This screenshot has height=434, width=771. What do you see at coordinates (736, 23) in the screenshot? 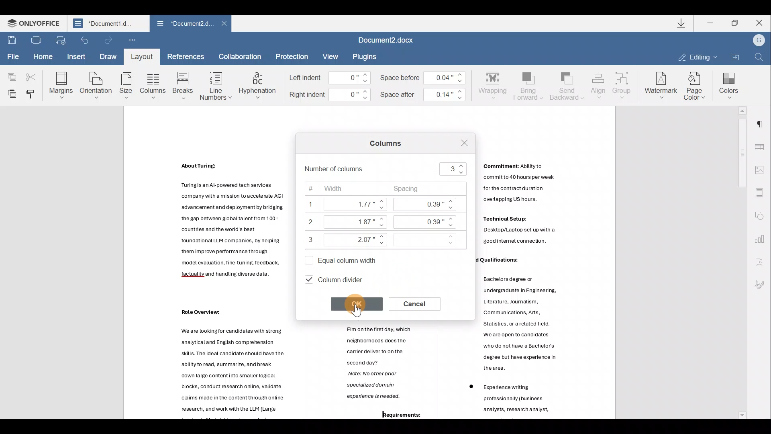
I see `Maximize` at bounding box center [736, 23].